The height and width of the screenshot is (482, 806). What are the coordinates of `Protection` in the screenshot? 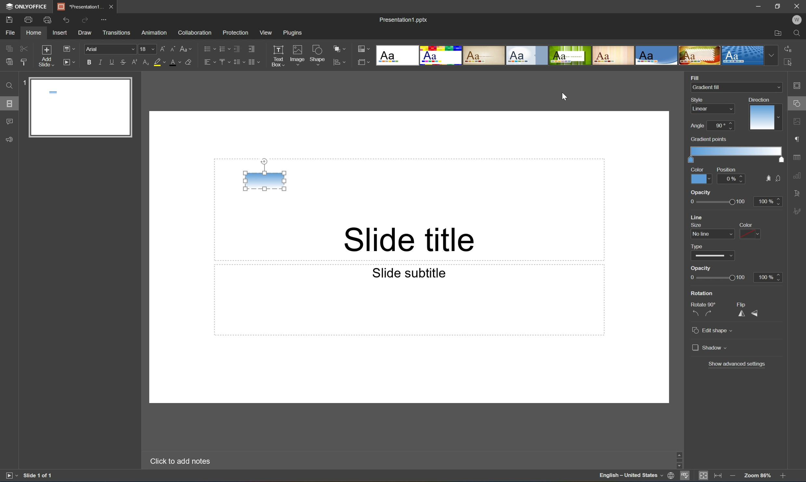 It's located at (235, 32).